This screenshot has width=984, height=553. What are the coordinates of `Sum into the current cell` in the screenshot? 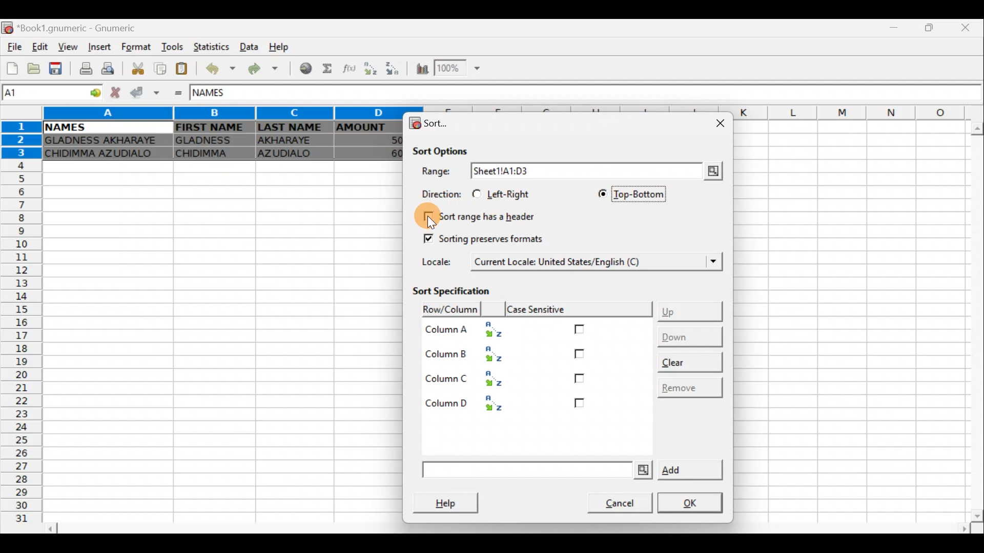 It's located at (329, 69).